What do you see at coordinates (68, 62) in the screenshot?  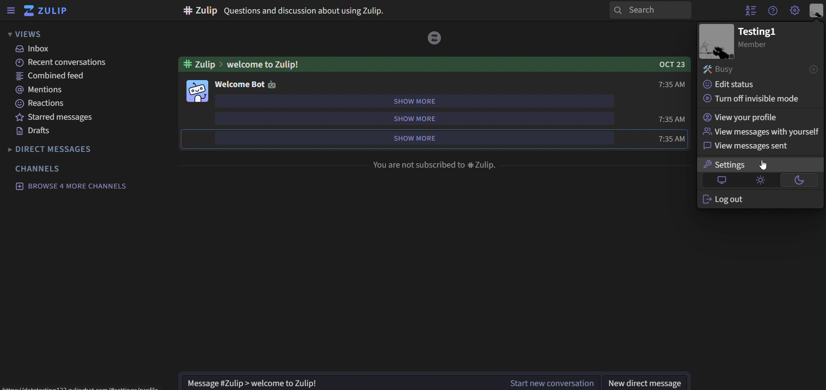 I see `recent conversations` at bounding box center [68, 62].